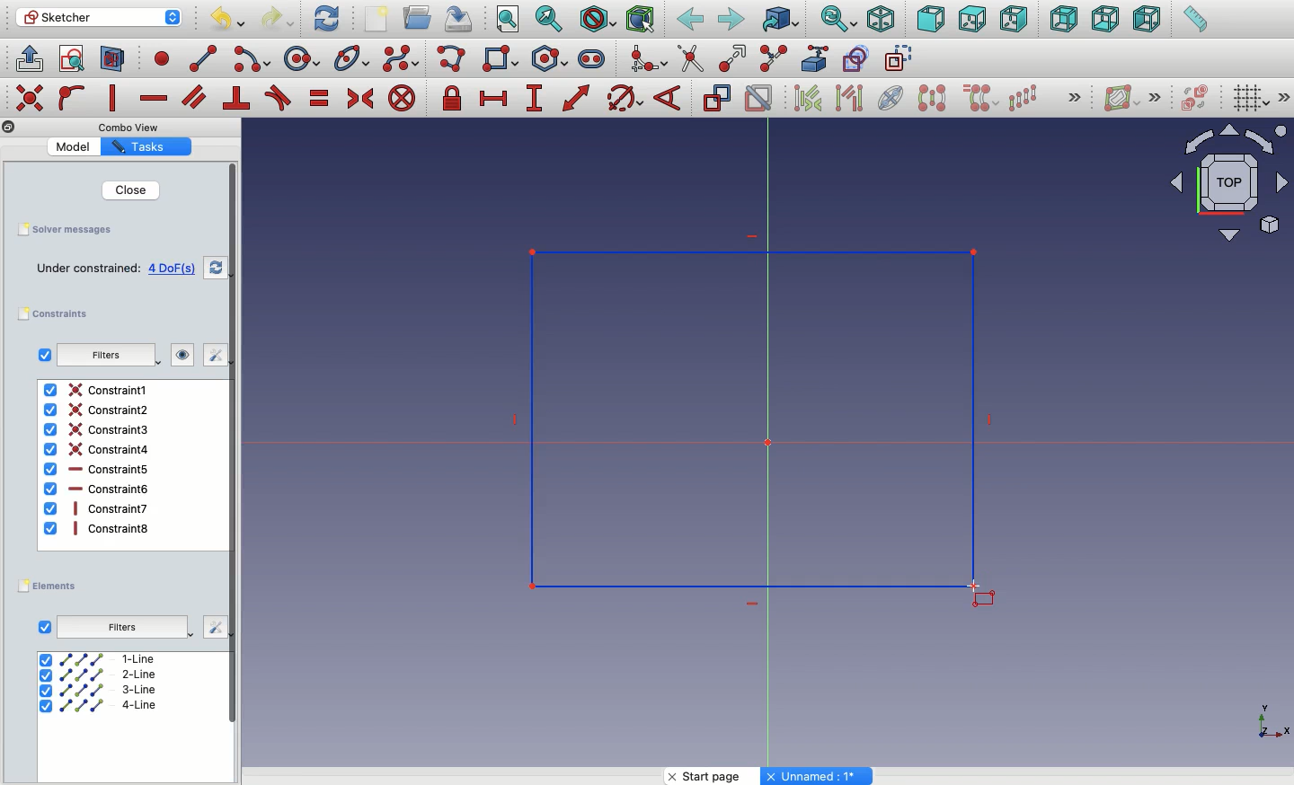 The height and width of the screenshot is (785, 1294). I want to click on point, so click(158, 57).